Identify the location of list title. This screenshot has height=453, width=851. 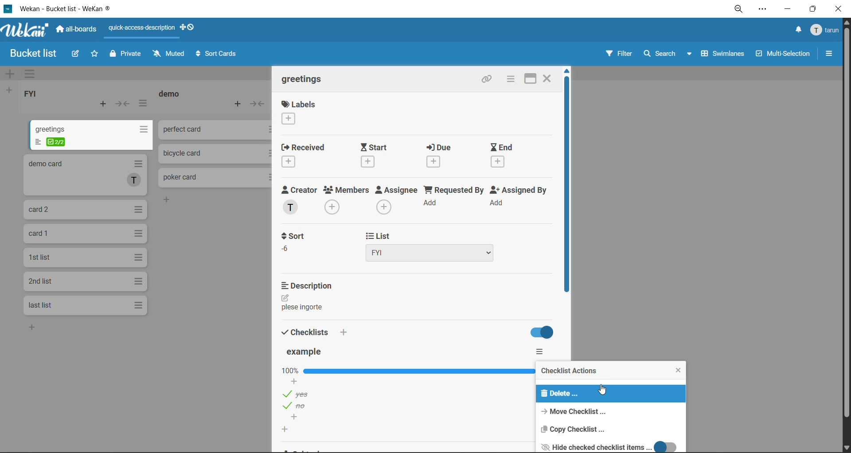
(34, 94).